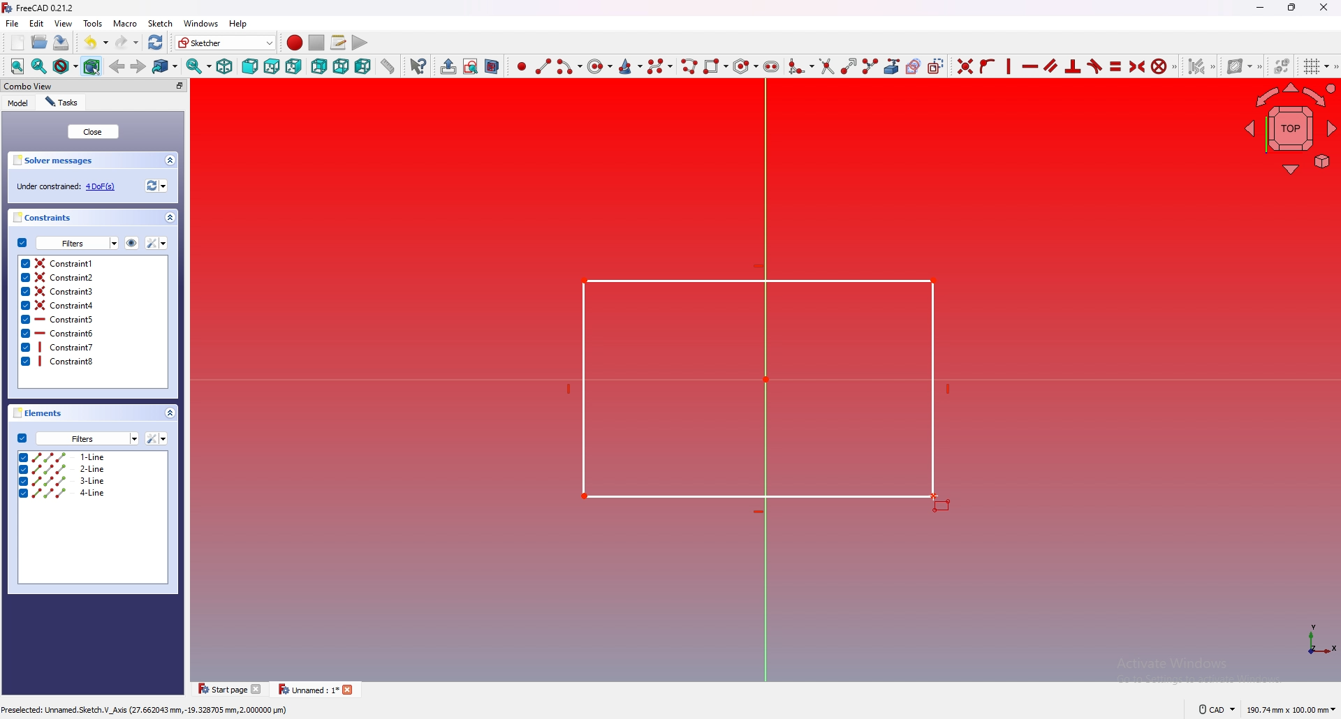 The height and width of the screenshot is (719, 1341). What do you see at coordinates (77, 438) in the screenshot?
I see `filters` at bounding box center [77, 438].